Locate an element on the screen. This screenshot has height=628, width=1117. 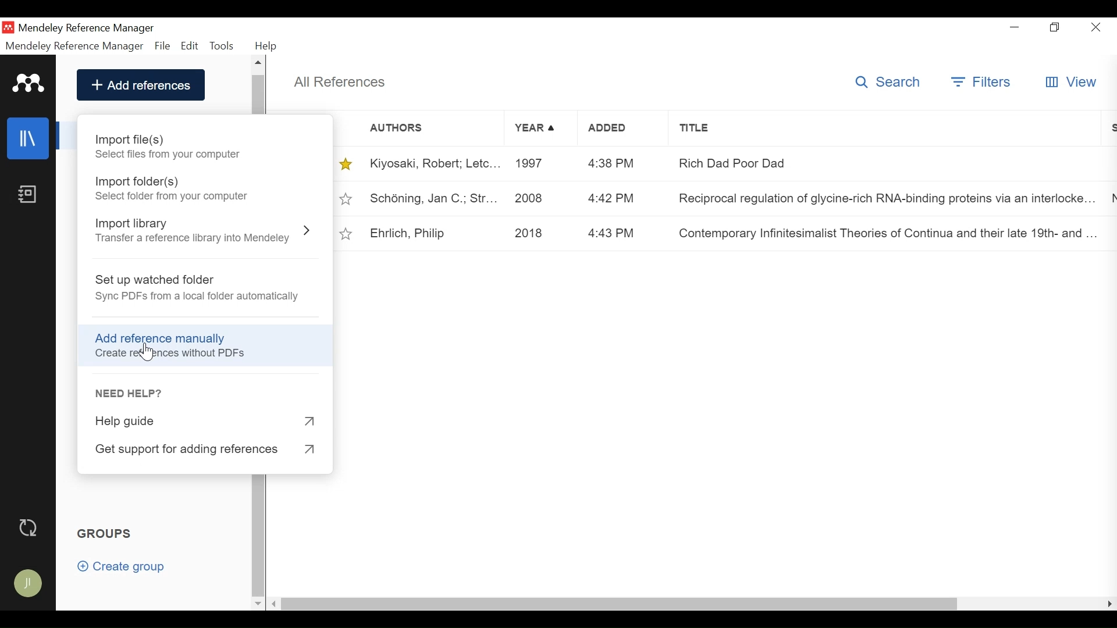
library is located at coordinates (29, 138).